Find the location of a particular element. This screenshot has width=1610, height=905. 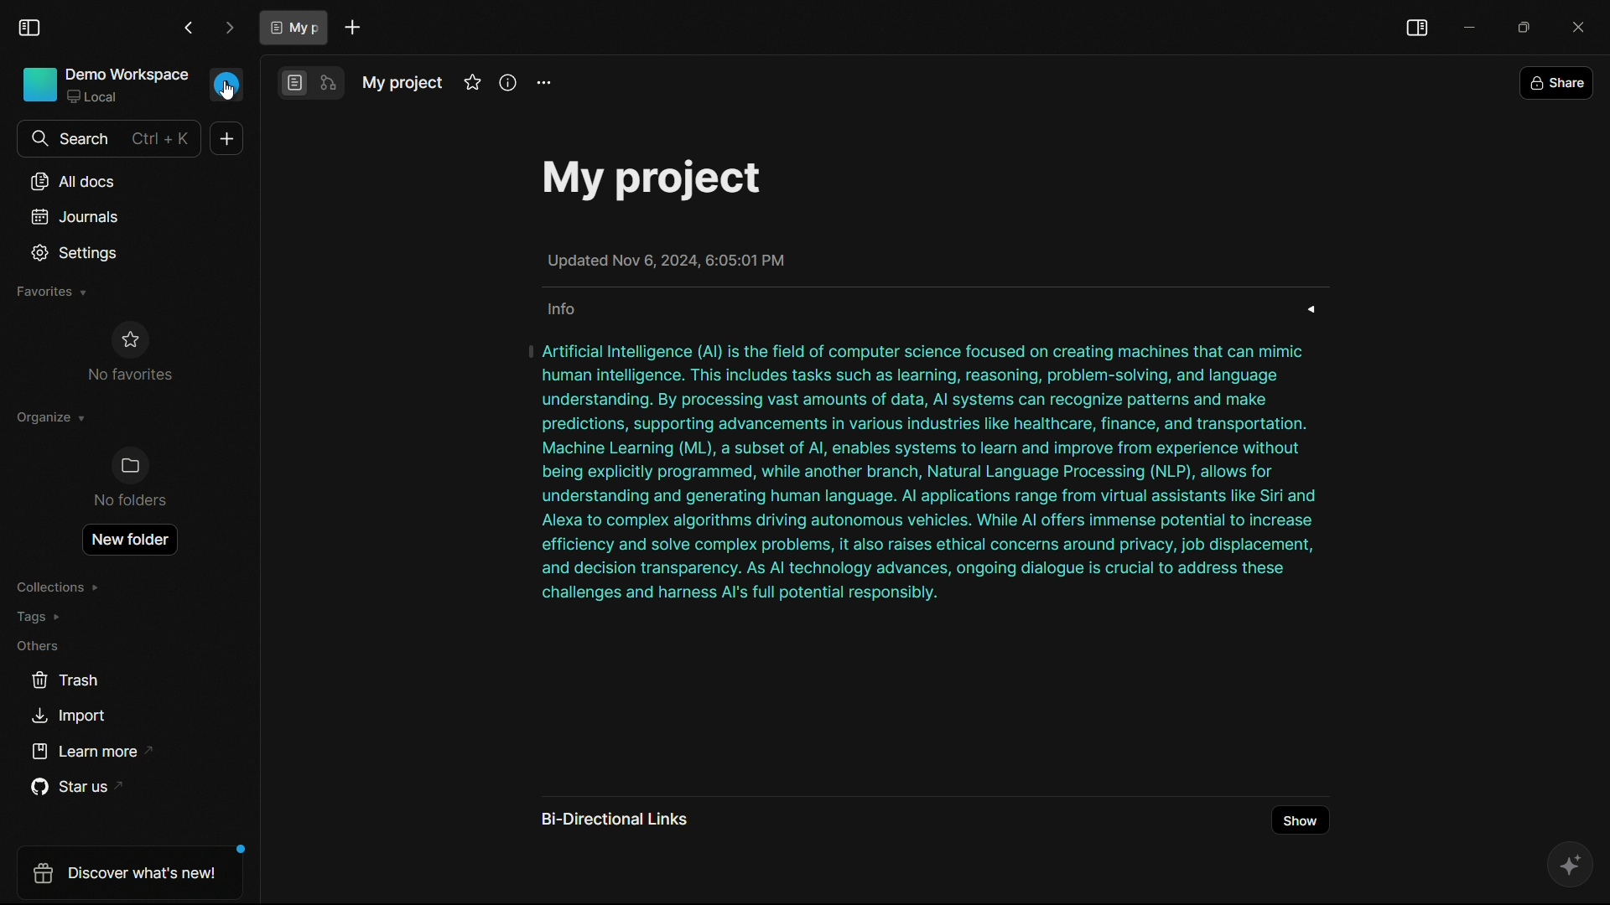

discover what's new is located at coordinates (129, 874).